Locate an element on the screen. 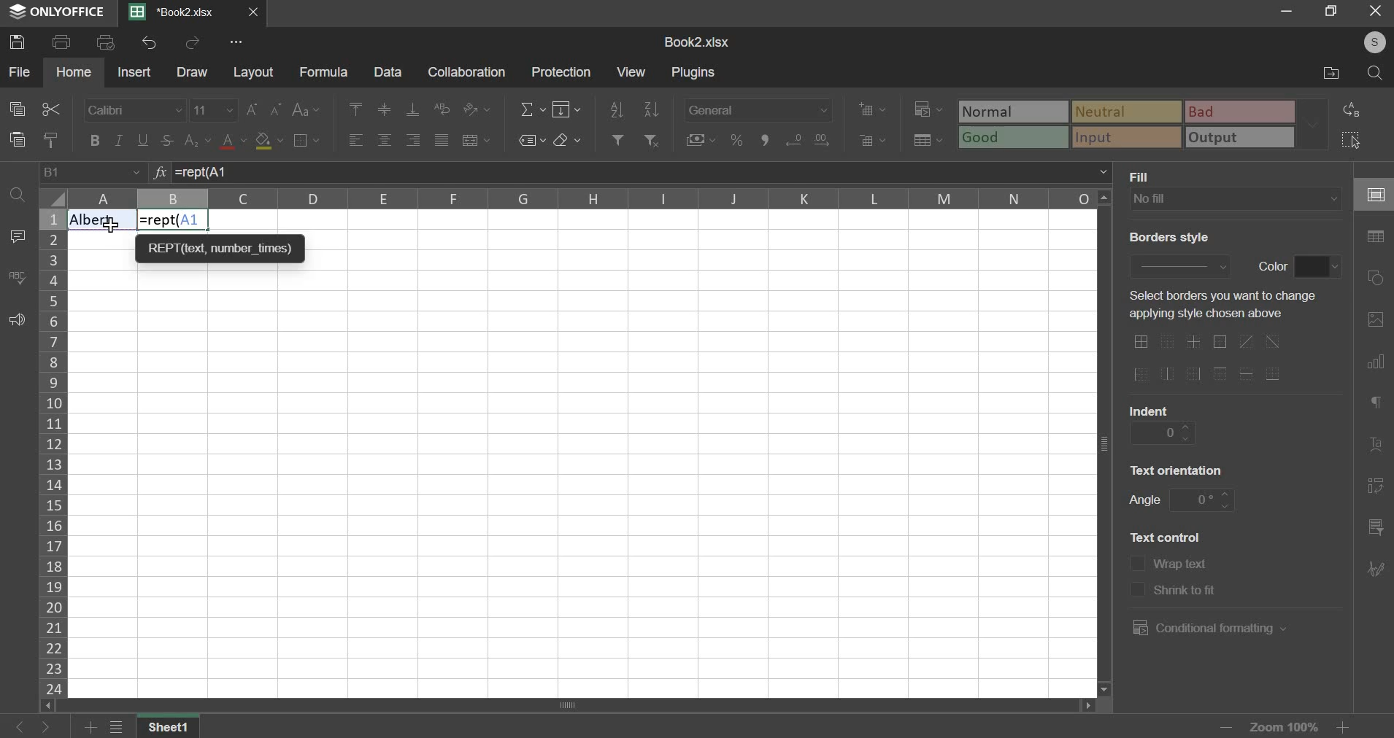 The width and height of the screenshot is (1394, 738). slicer settings is located at coordinates (1376, 525).